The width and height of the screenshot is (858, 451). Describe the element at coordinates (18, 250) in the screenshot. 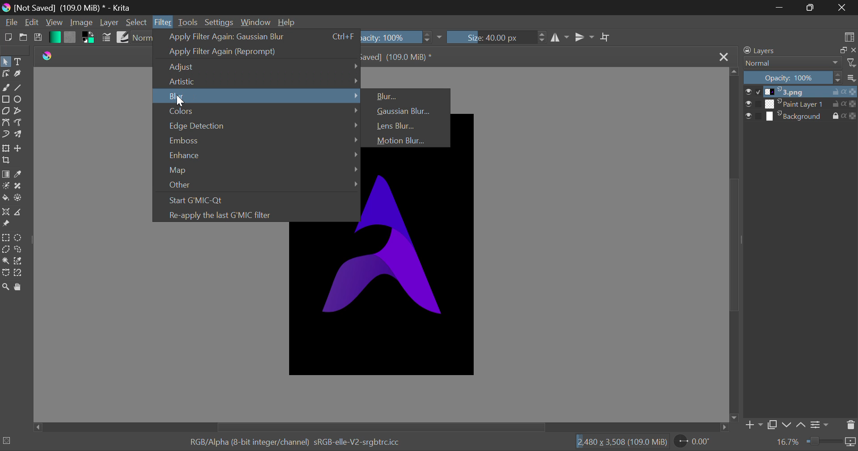

I see `Freehand Selection Tool` at that location.